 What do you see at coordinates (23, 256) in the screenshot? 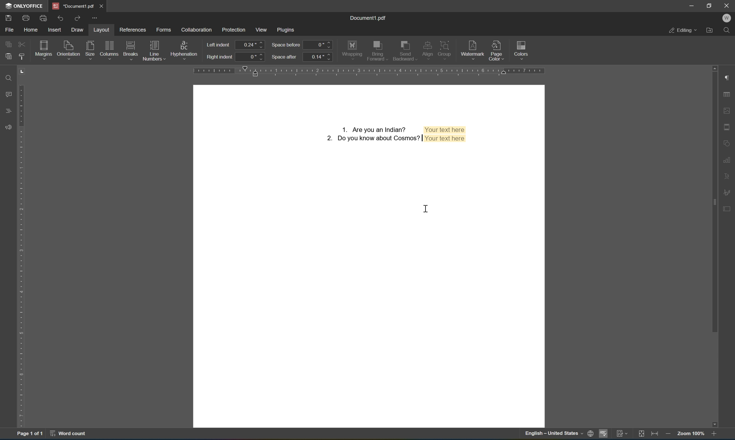
I see `ruler` at bounding box center [23, 256].